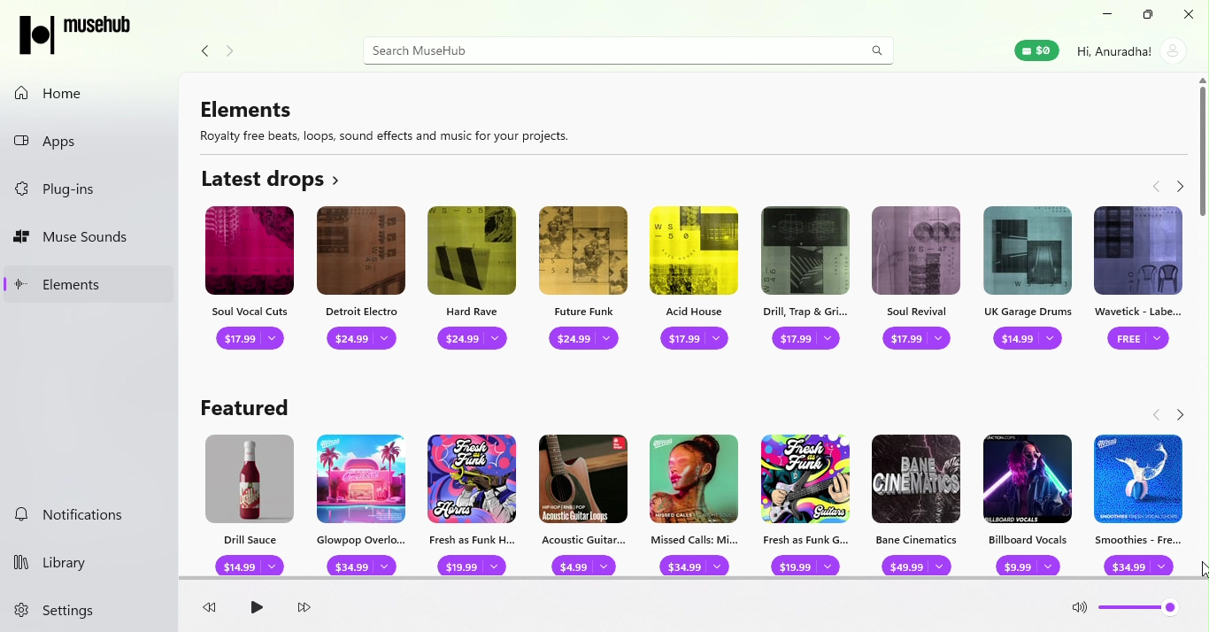 The height and width of the screenshot is (632, 1209). Describe the element at coordinates (393, 119) in the screenshot. I see `Elements` at that location.